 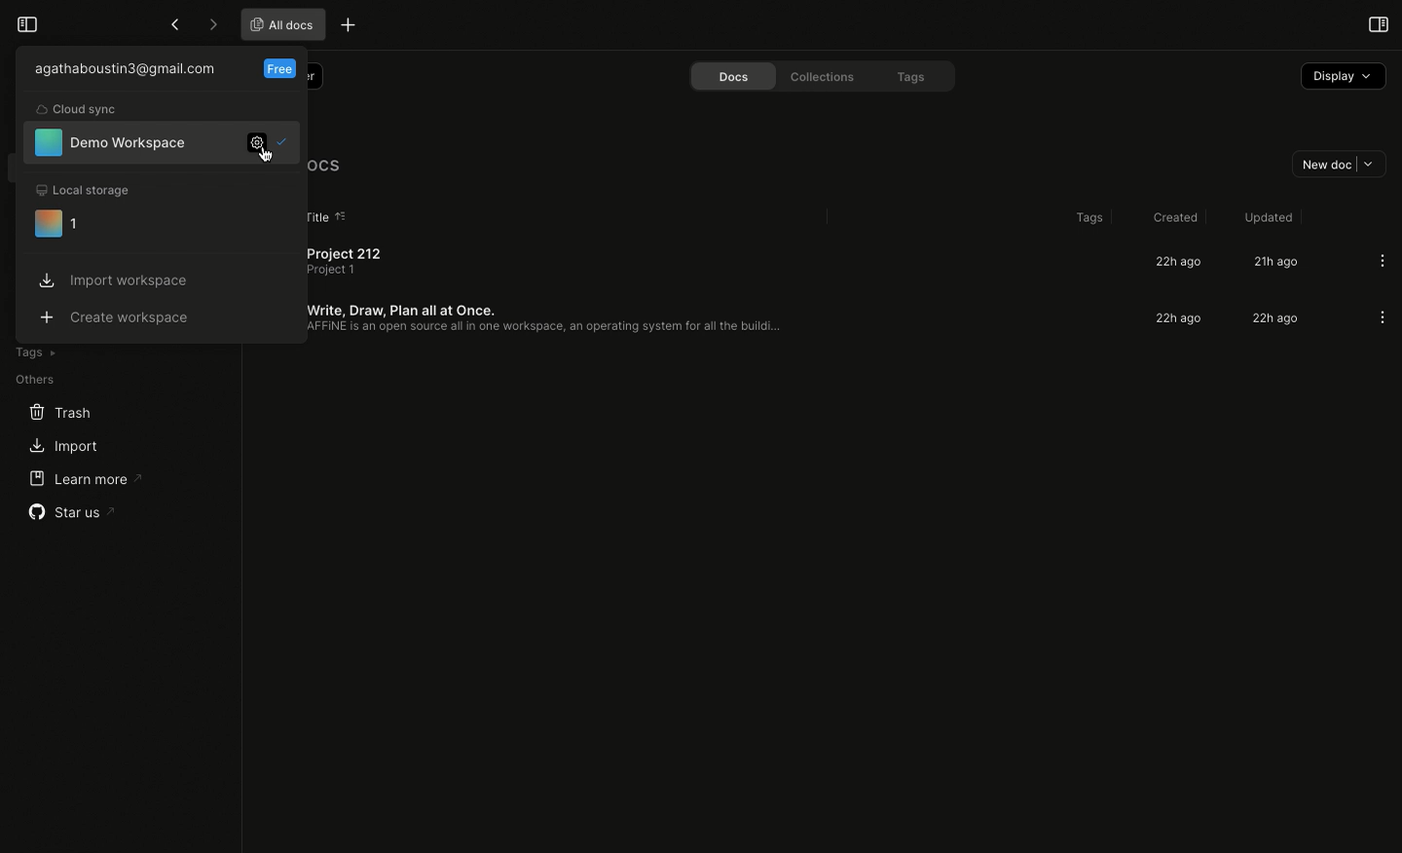 I want to click on Learn more, so click(x=84, y=478).